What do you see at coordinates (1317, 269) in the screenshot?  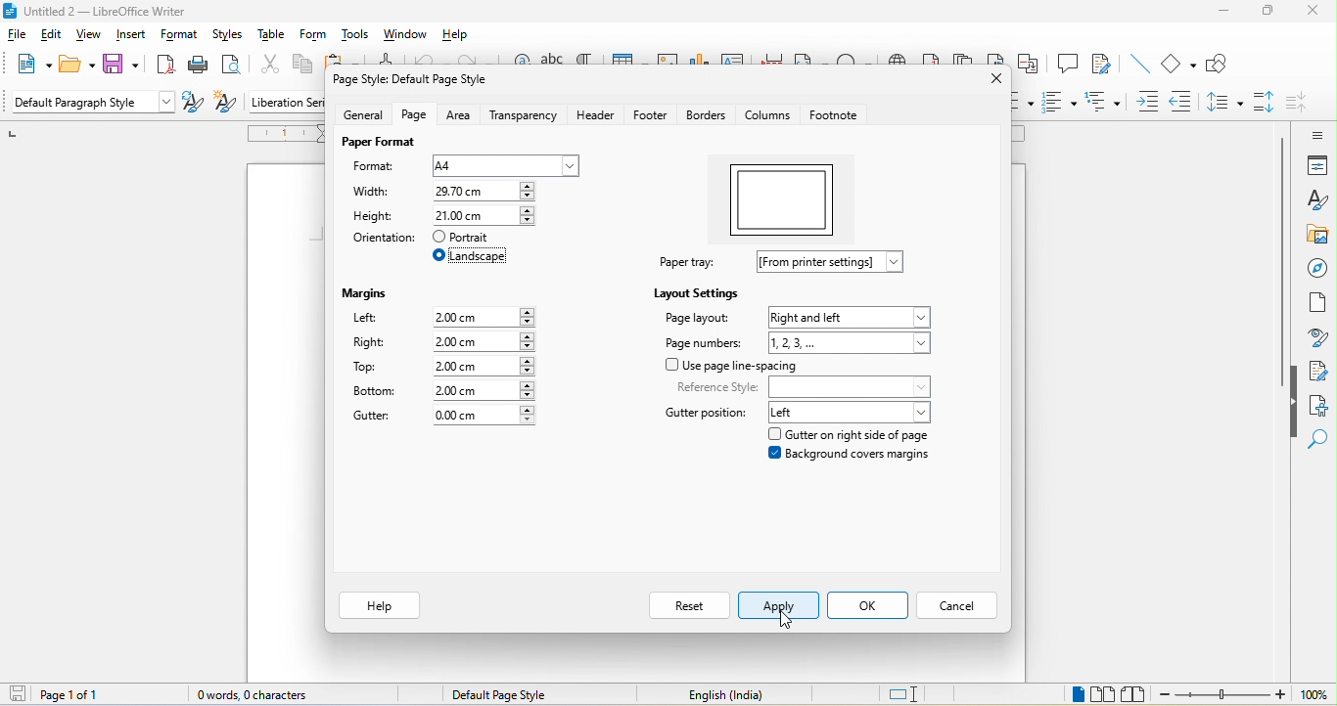 I see `navigator` at bounding box center [1317, 269].